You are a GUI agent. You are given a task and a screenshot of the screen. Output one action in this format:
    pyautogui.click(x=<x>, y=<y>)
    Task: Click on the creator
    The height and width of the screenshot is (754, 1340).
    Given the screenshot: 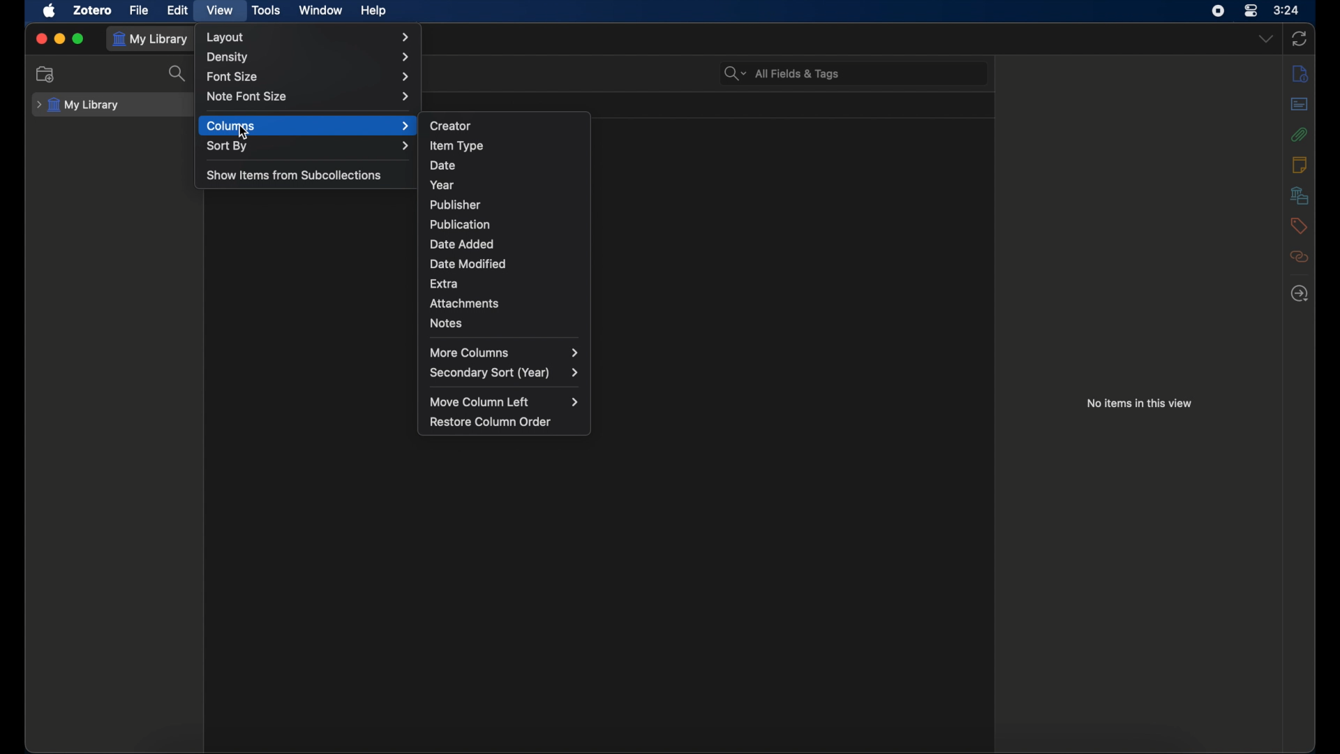 What is the action you would take?
    pyautogui.click(x=451, y=126)
    